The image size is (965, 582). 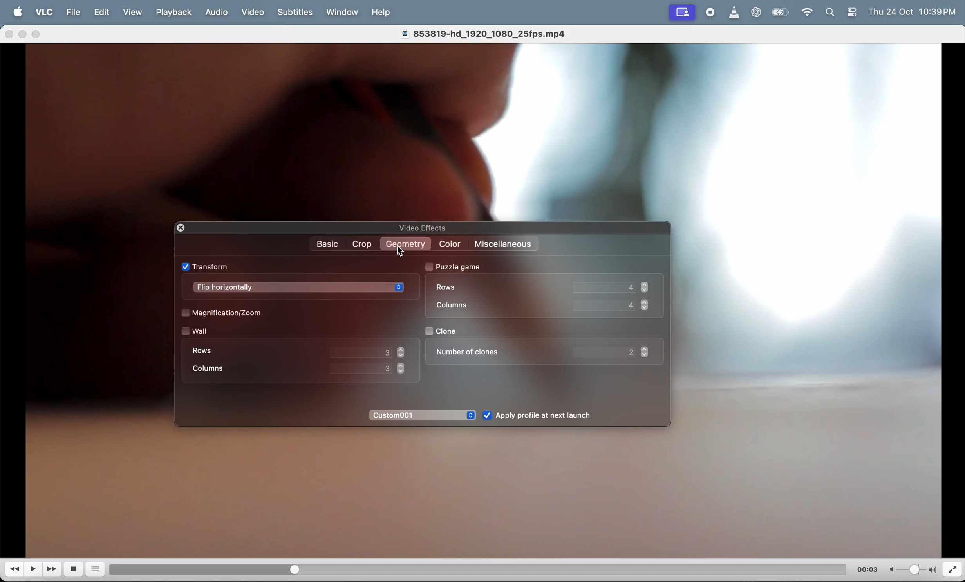 I want to click on number of clones, so click(x=469, y=351).